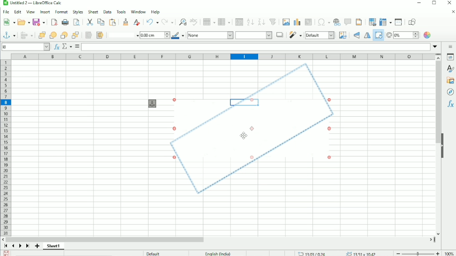 Image resolution: width=456 pixels, height=256 pixels. Describe the element at coordinates (178, 35) in the screenshot. I see `Line color` at that location.